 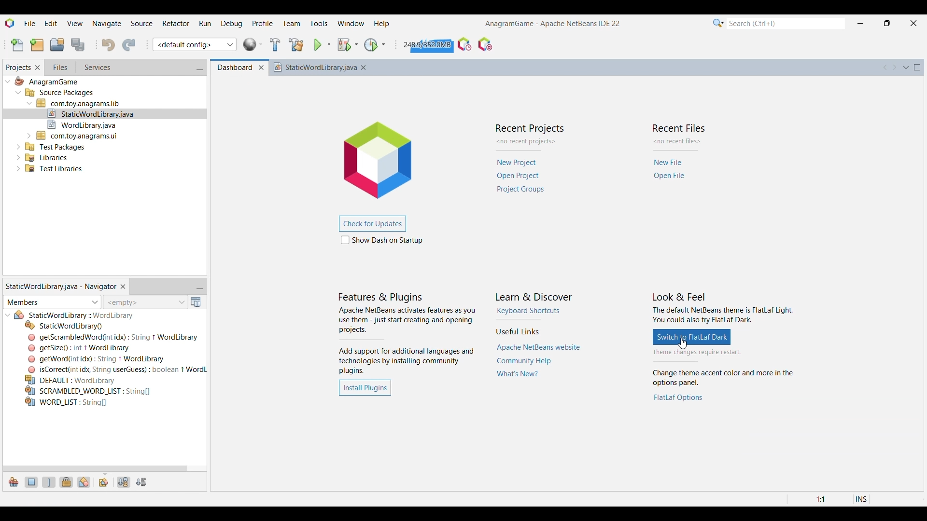 I want to click on Profile project options, so click(x=383, y=44).